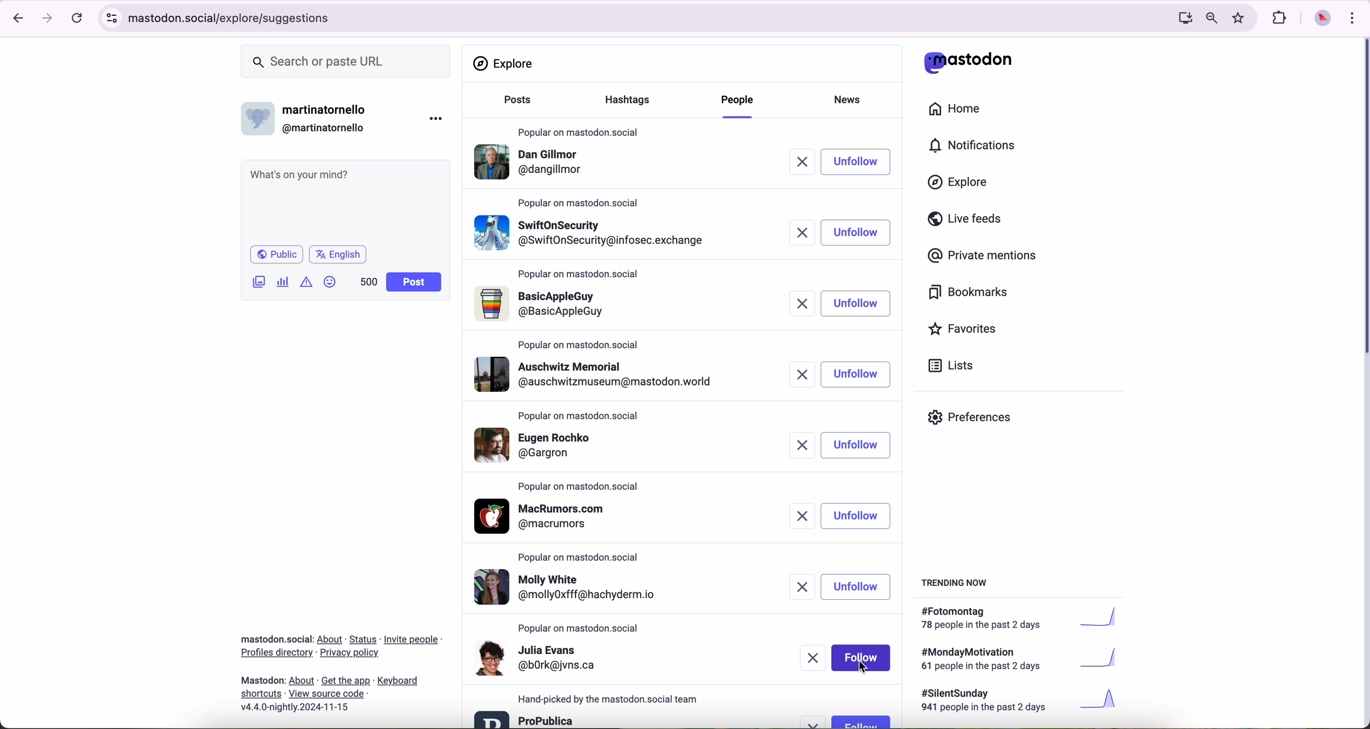  I want to click on popular on mastodon.social, so click(580, 488).